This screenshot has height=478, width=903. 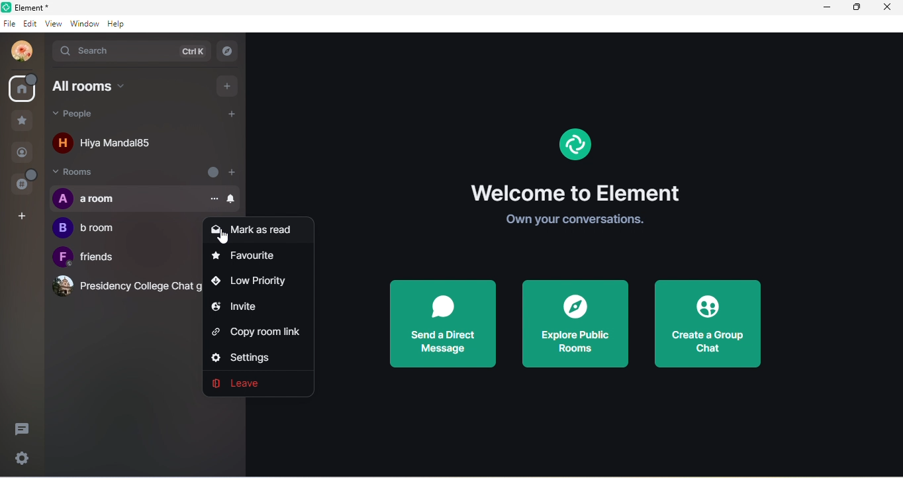 I want to click on unread sign, so click(x=23, y=88).